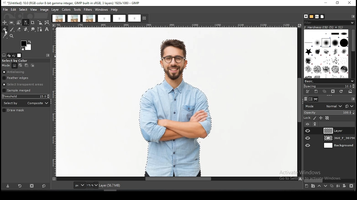 This screenshot has width=357, height=200. Describe the element at coordinates (338, 186) in the screenshot. I see `merge layers` at that location.